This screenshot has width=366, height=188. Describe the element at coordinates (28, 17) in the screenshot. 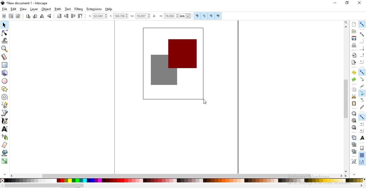

I see `rotate 90 counter clockwise` at that location.